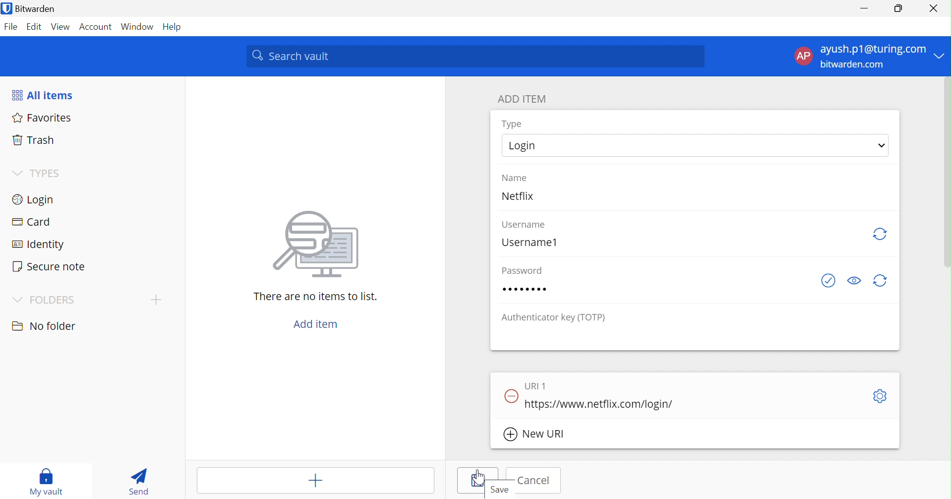  Describe the element at coordinates (11, 27) in the screenshot. I see `File` at that location.